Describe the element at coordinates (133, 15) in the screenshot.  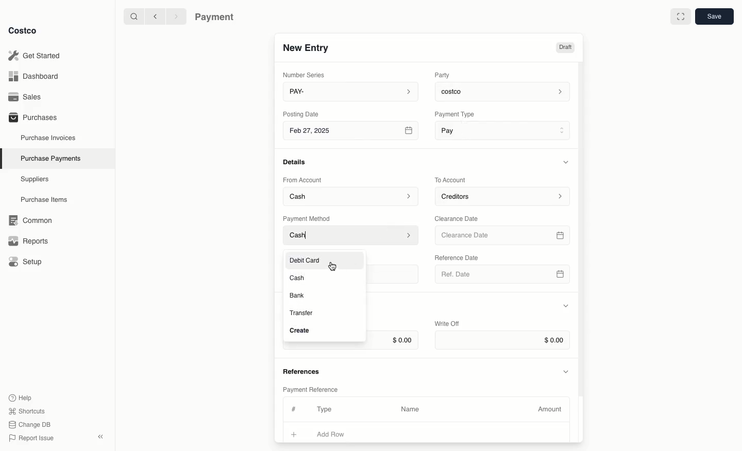
I see `Search` at that location.